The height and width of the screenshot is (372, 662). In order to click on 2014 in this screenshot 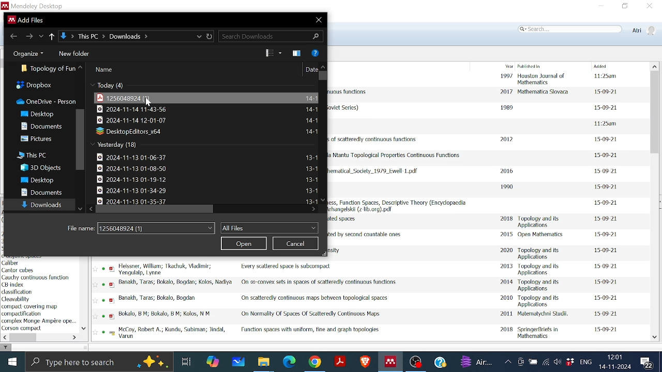, I will do `click(506, 281)`.